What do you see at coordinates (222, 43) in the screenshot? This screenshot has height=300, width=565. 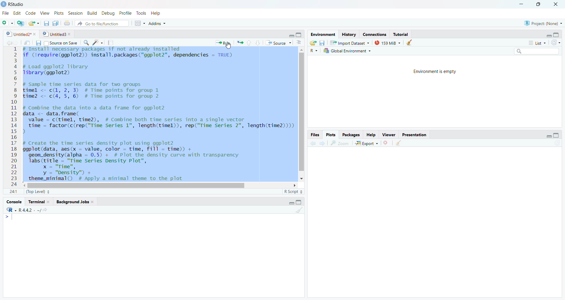 I see `Run` at bounding box center [222, 43].